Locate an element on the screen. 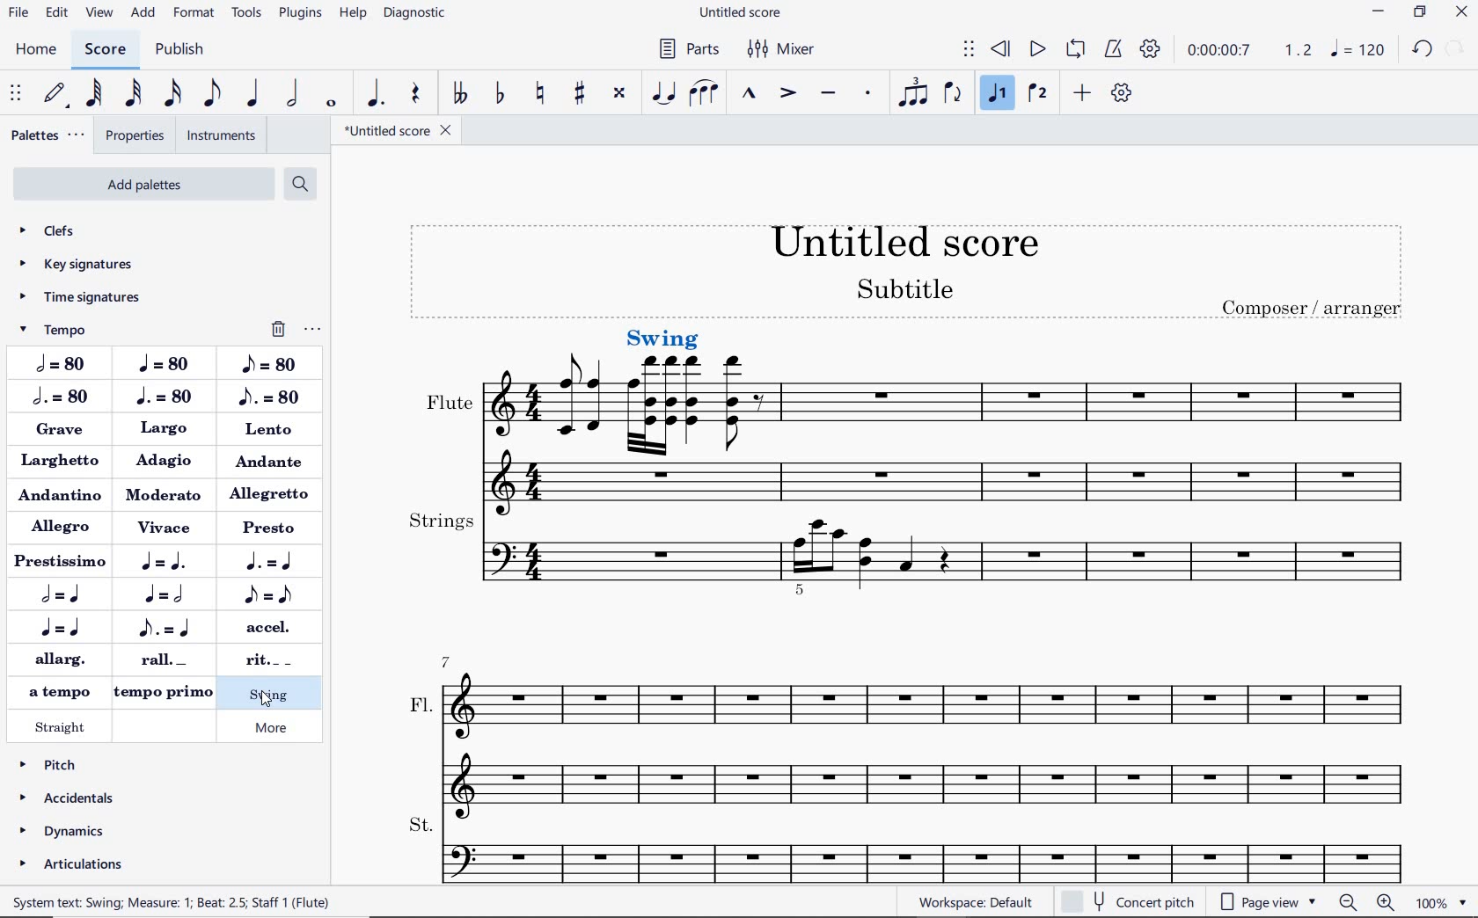 The width and height of the screenshot is (1478, 918). ANDANTE is located at coordinates (272, 463).